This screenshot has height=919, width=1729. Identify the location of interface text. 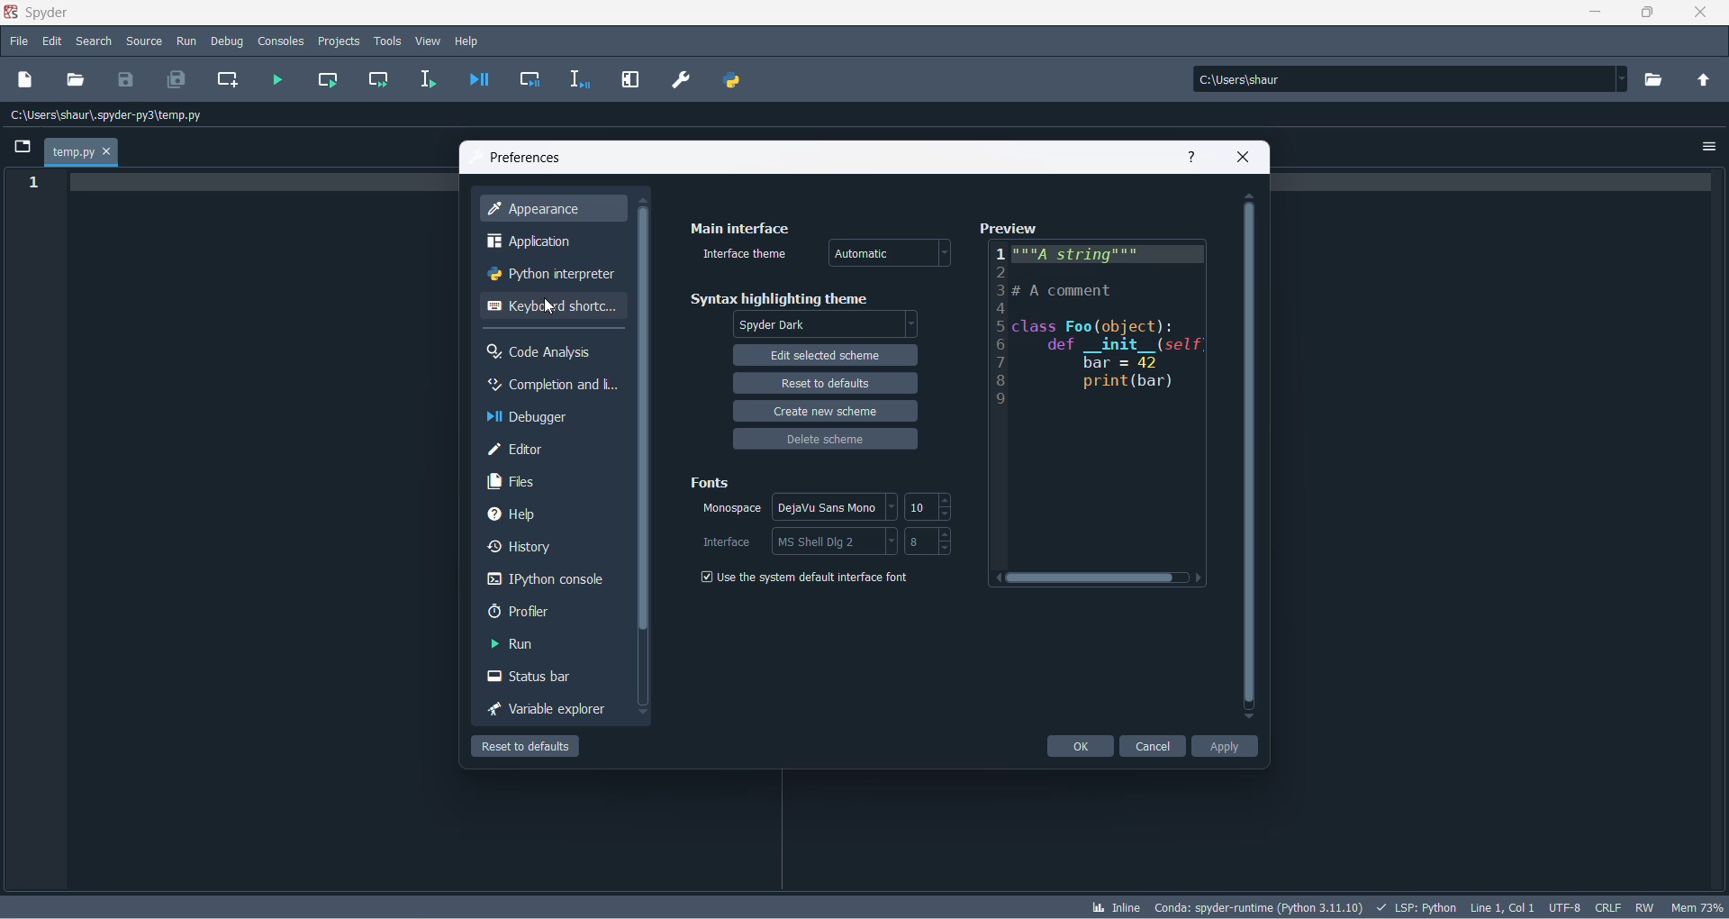
(728, 543).